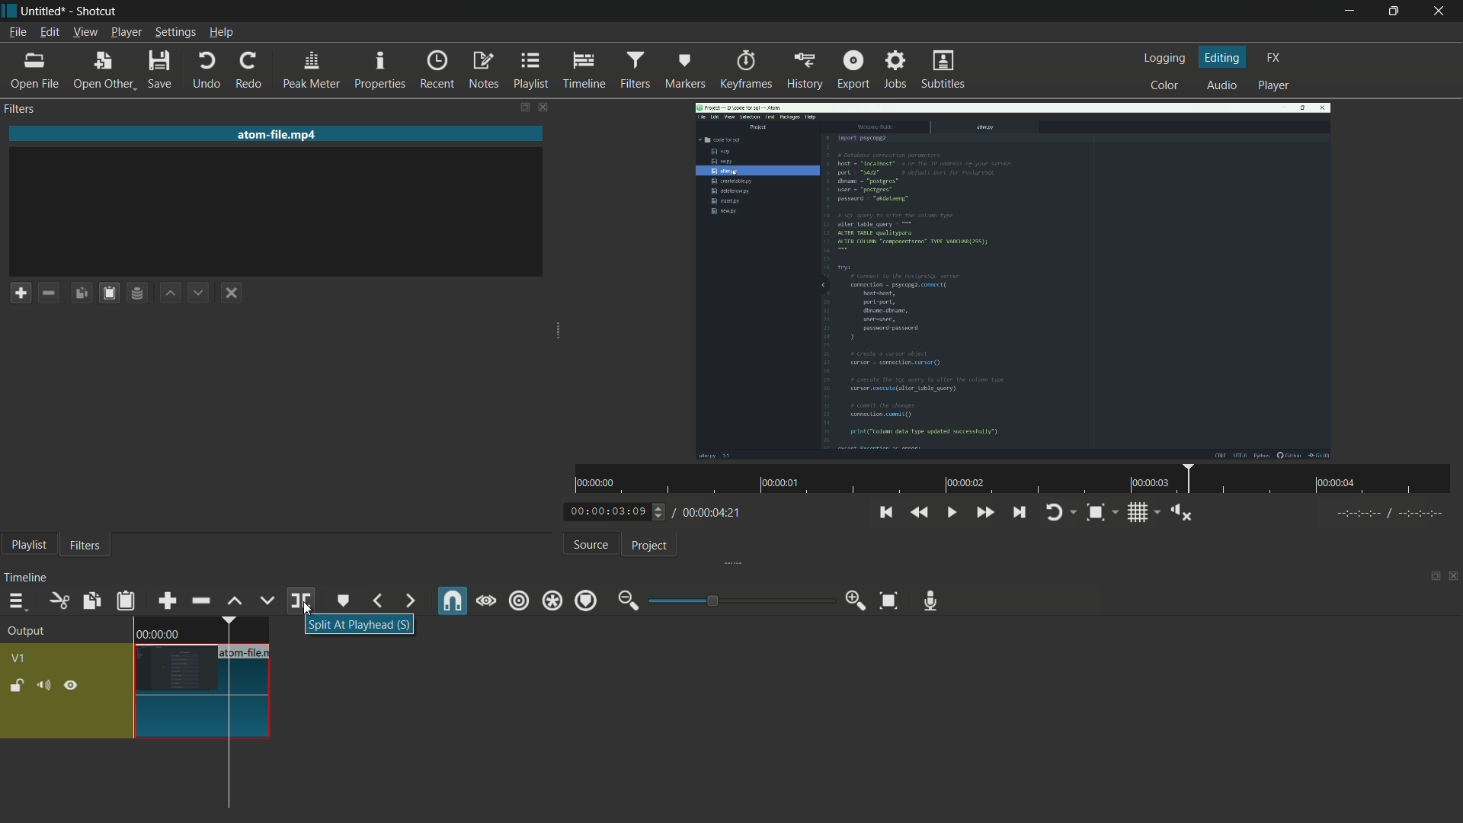 Image resolution: width=1463 pixels, height=823 pixels. I want to click on timeline, so click(28, 576).